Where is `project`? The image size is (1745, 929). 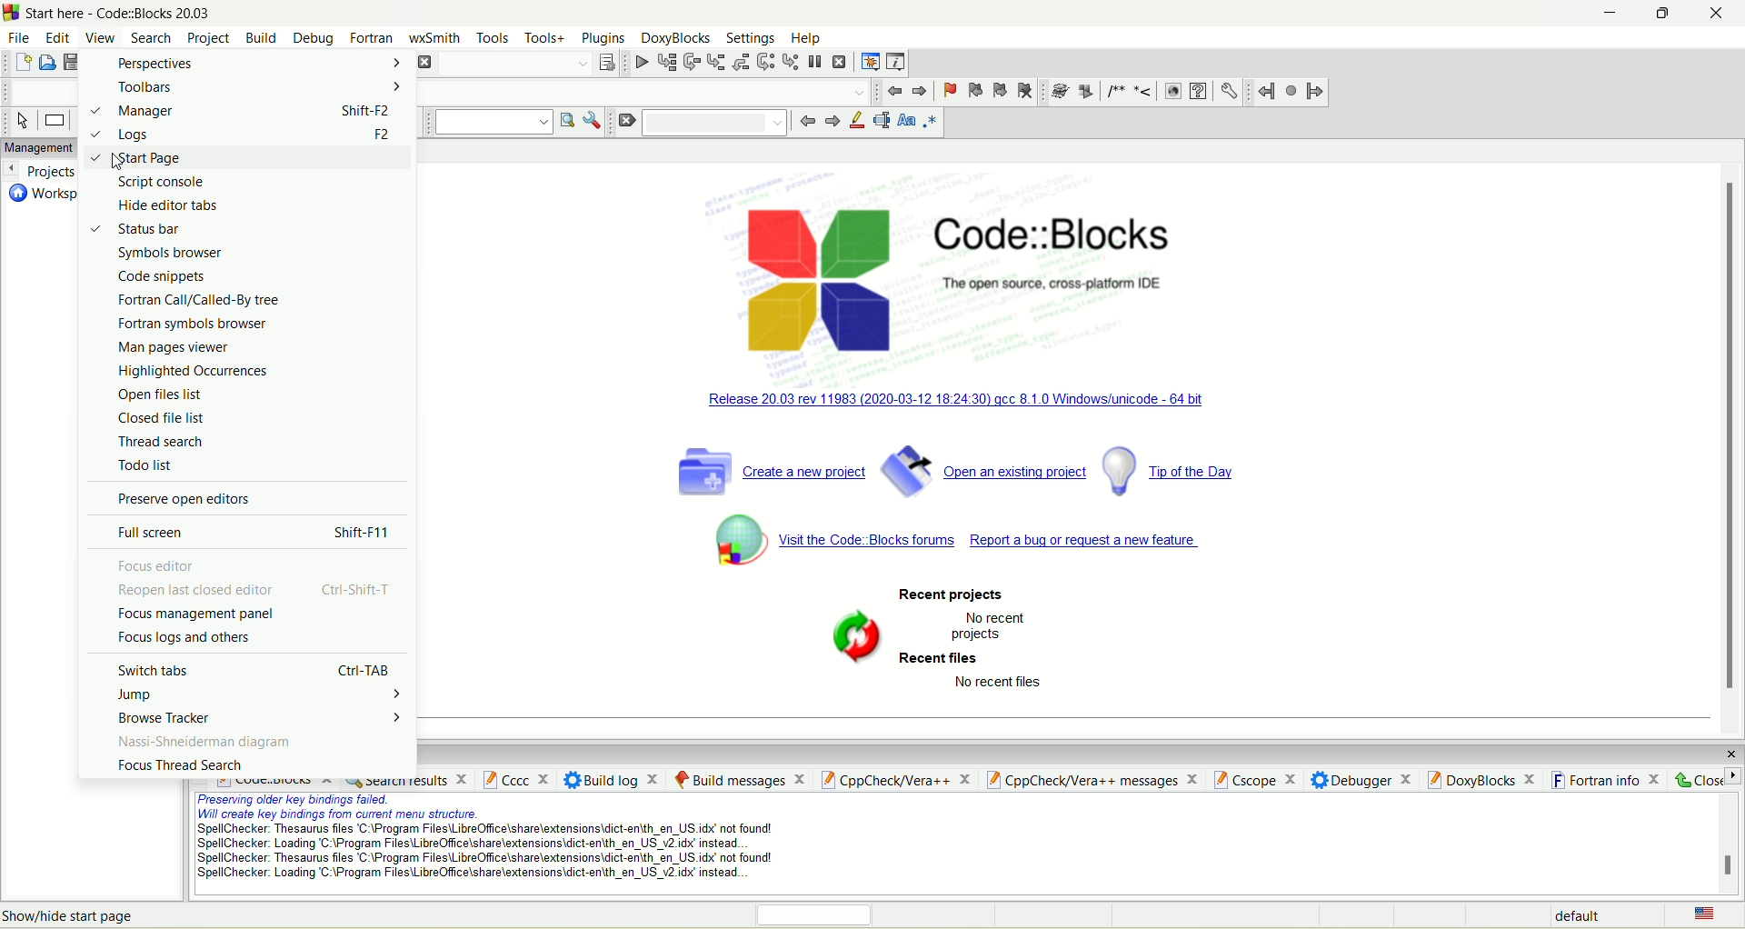 project is located at coordinates (208, 36).